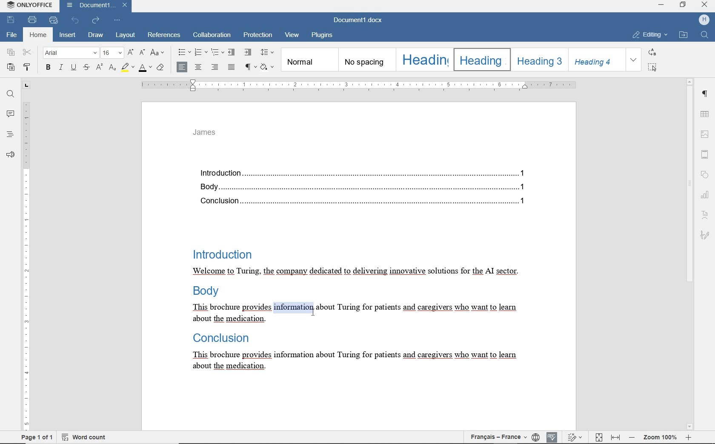 The image size is (715, 444). What do you see at coordinates (141, 53) in the screenshot?
I see `DECREMENT FONT SIZE` at bounding box center [141, 53].